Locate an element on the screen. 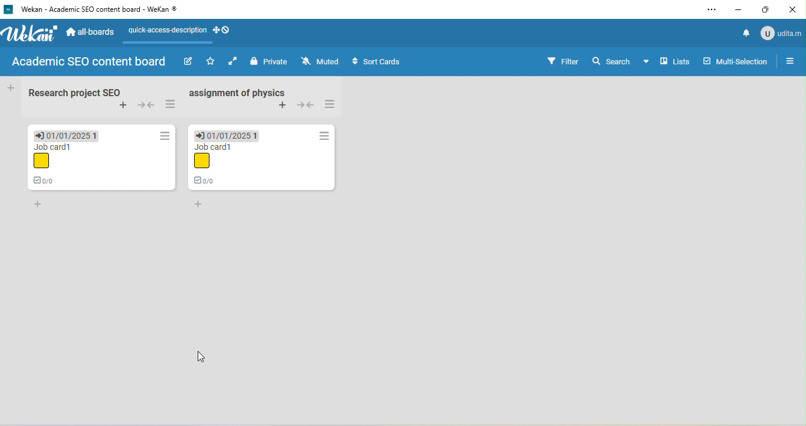  click to enable auto list width is located at coordinates (234, 61).